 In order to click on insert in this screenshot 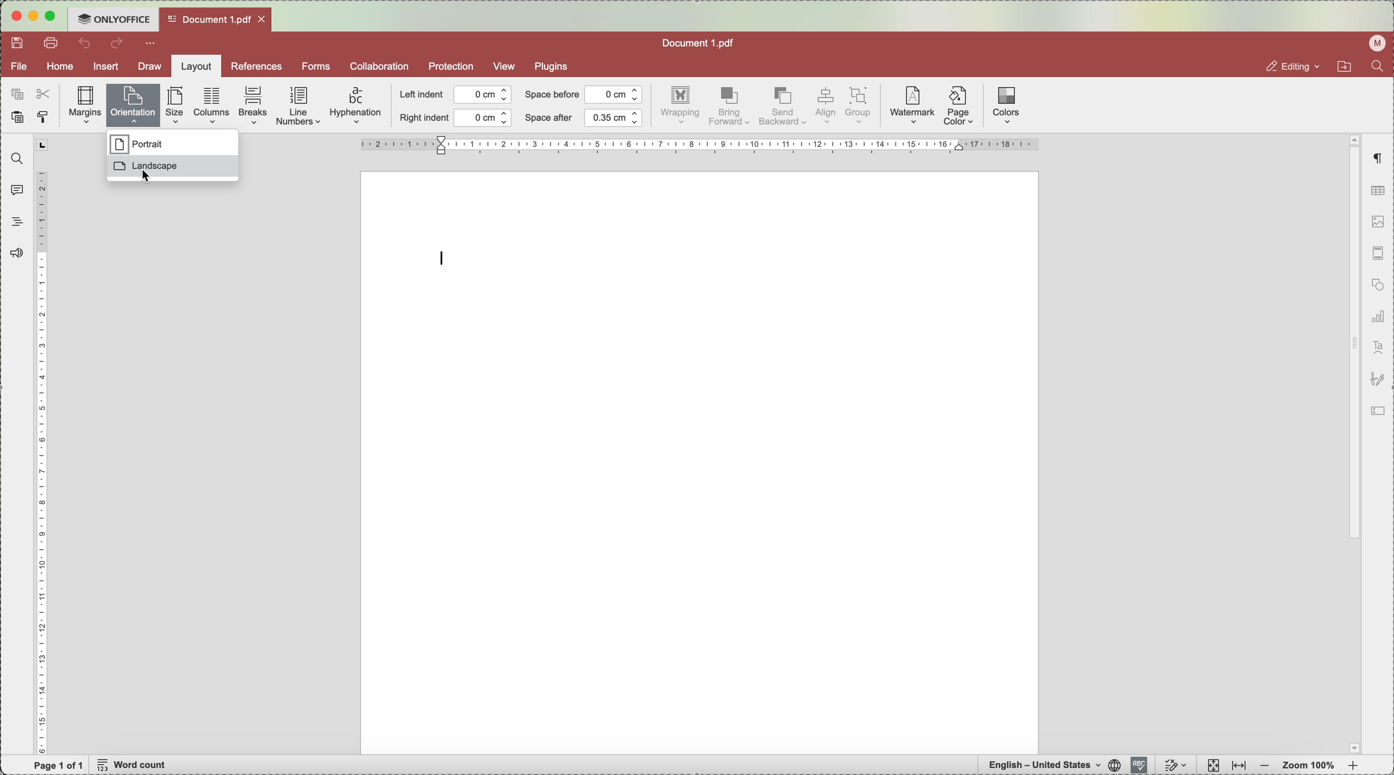, I will do `click(106, 68)`.